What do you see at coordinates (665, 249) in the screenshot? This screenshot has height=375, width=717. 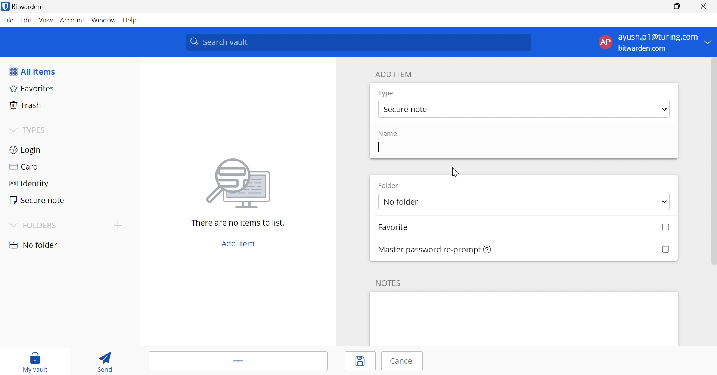 I see `Checkbox` at bounding box center [665, 249].